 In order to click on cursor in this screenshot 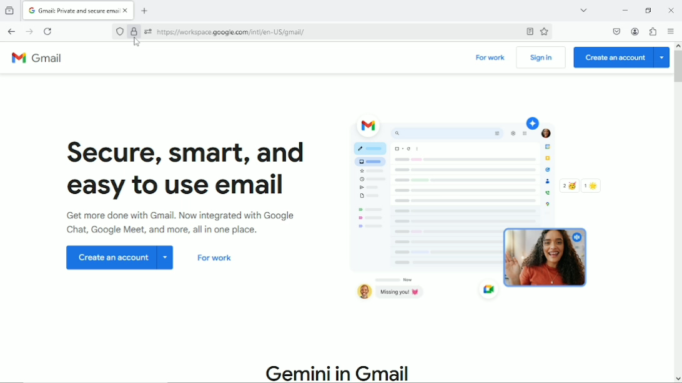, I will do `click(137, 42)`.